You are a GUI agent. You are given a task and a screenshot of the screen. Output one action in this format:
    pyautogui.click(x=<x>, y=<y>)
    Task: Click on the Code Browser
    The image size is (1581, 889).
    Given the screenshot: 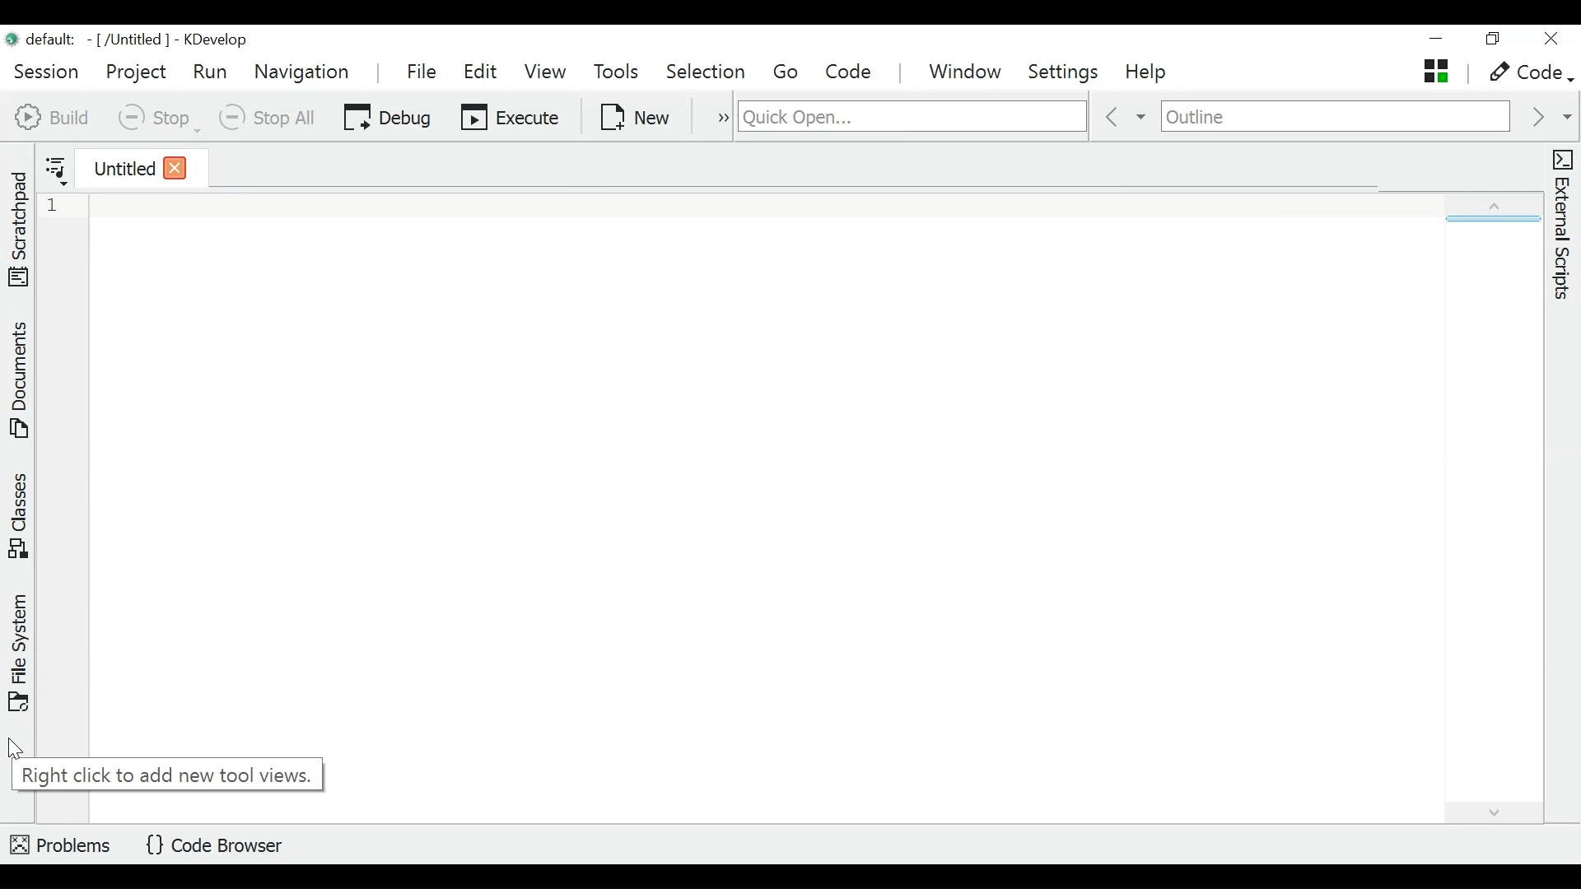 What is the action you would take?
    pyautogui.click(x=214, y=843)
    